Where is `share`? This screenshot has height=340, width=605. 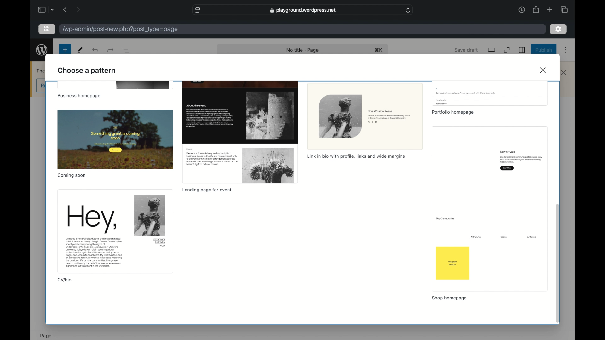
share is located at coordinates (535, 9).